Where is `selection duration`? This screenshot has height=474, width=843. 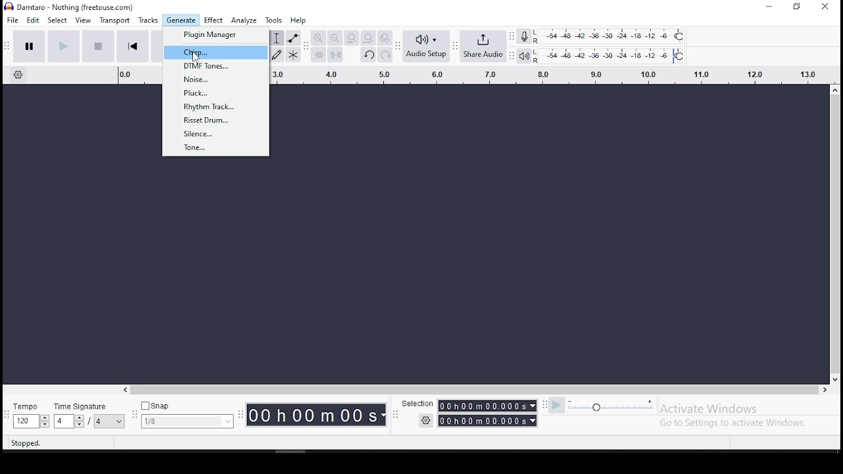
selection duration is located at coordinates (491, 411).